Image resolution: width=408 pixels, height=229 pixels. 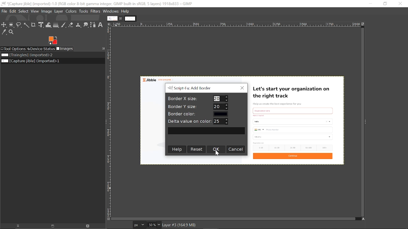 What do you see at coordinates (13, 49) in the screenshot?
I see `Tool options` at bounding box center [13, 49].